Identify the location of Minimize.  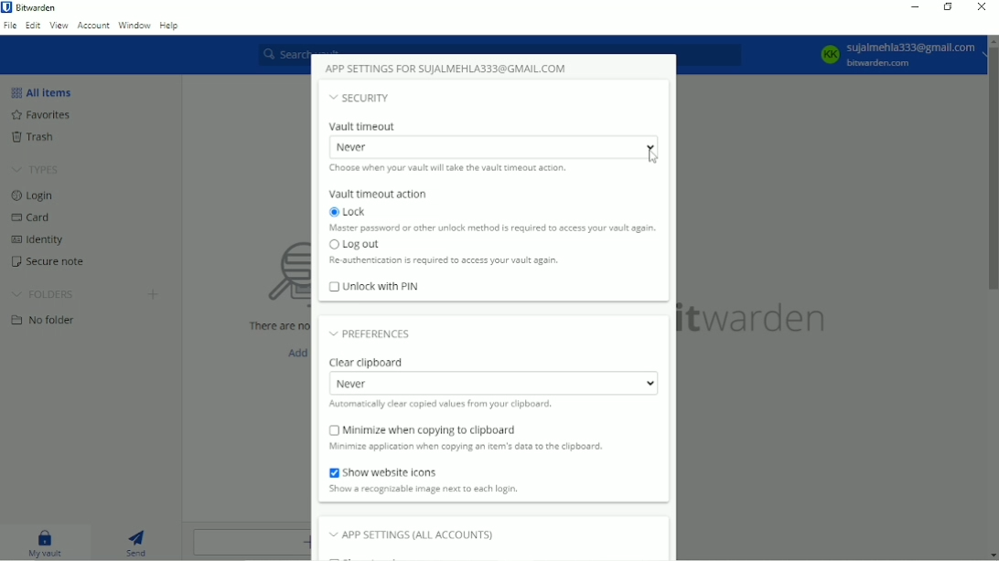
(916, 7).